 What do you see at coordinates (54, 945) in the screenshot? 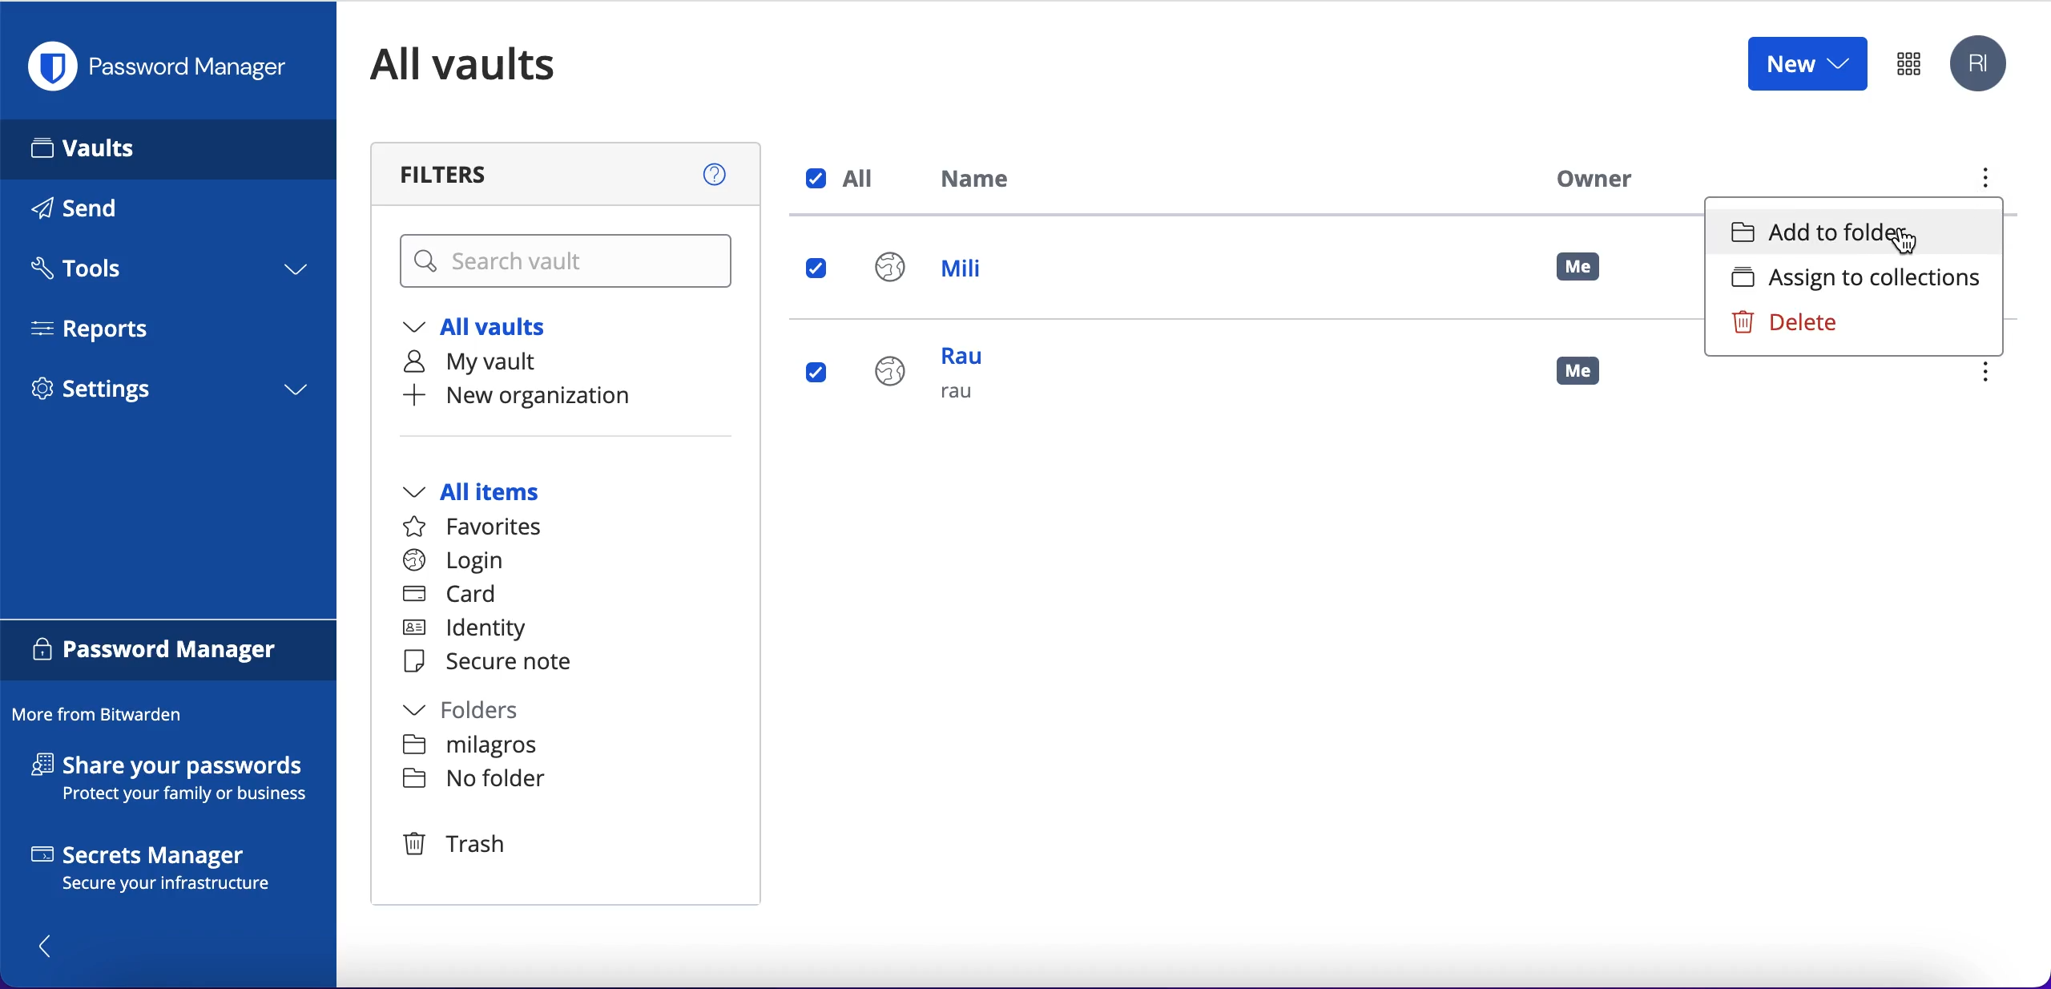
I see `show/hide panel` at bounding box center [54, 945].